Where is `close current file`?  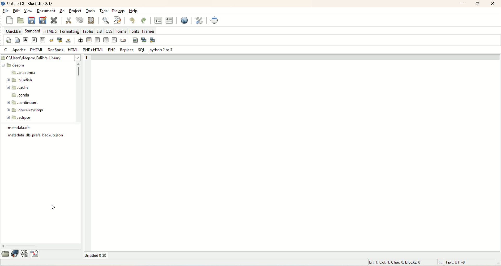 close current file is located at coordinates (53, 20).